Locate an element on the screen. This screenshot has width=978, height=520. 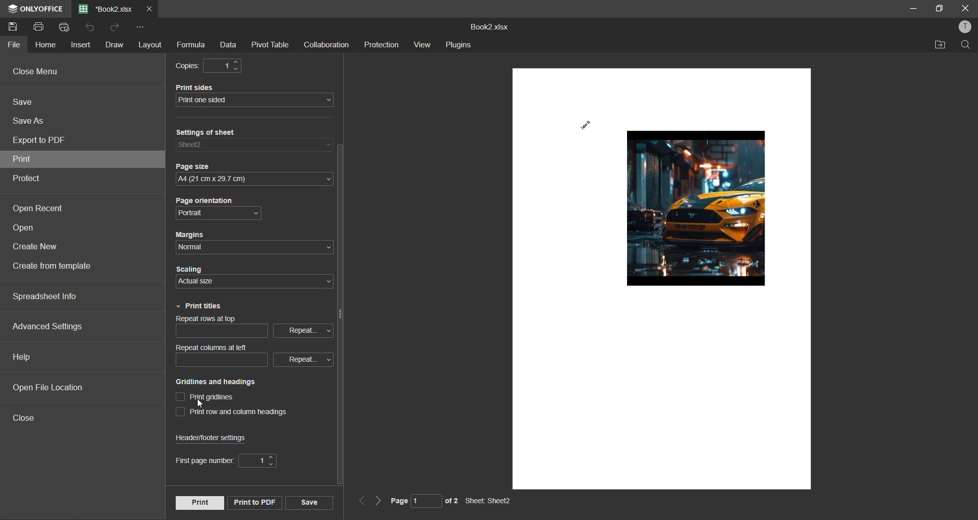
advanced settings is located at coordinates (52, 328).